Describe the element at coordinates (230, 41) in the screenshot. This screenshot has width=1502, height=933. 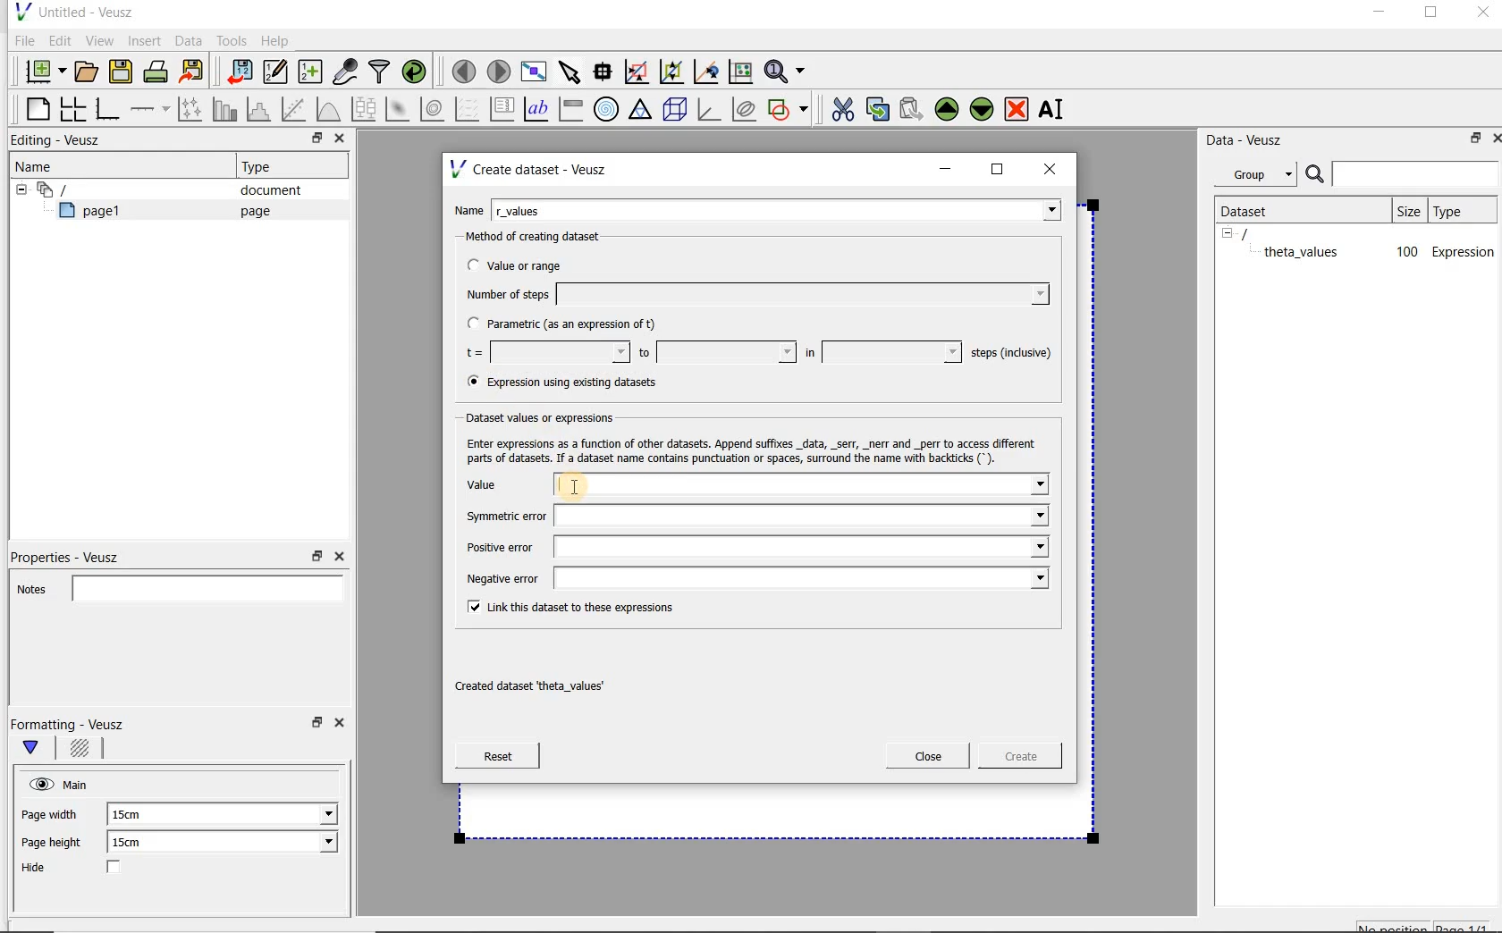
I see `Tools` at that location.